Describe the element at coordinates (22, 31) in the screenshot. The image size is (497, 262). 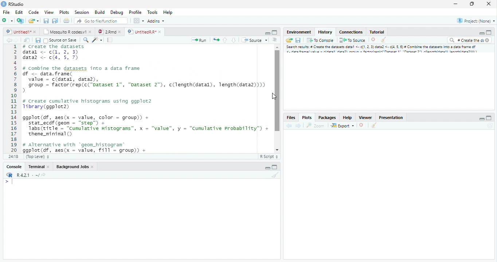
I see `Untitled` at that location.